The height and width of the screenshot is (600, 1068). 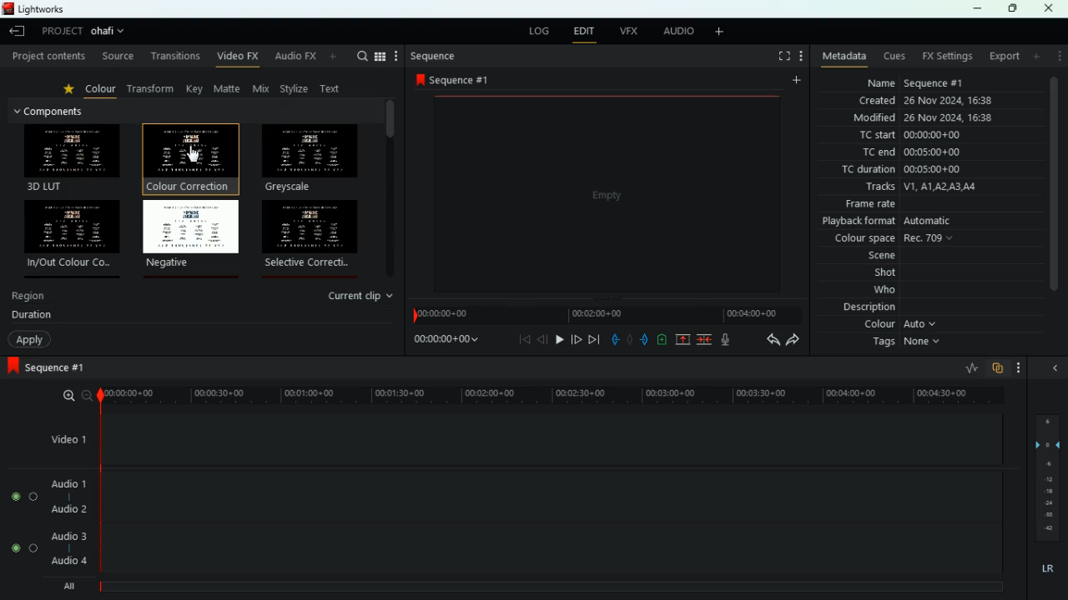 What do you see at coordinates (65, 438) in the screenshot?
I see `video 1` at bounding box center [65, 438].